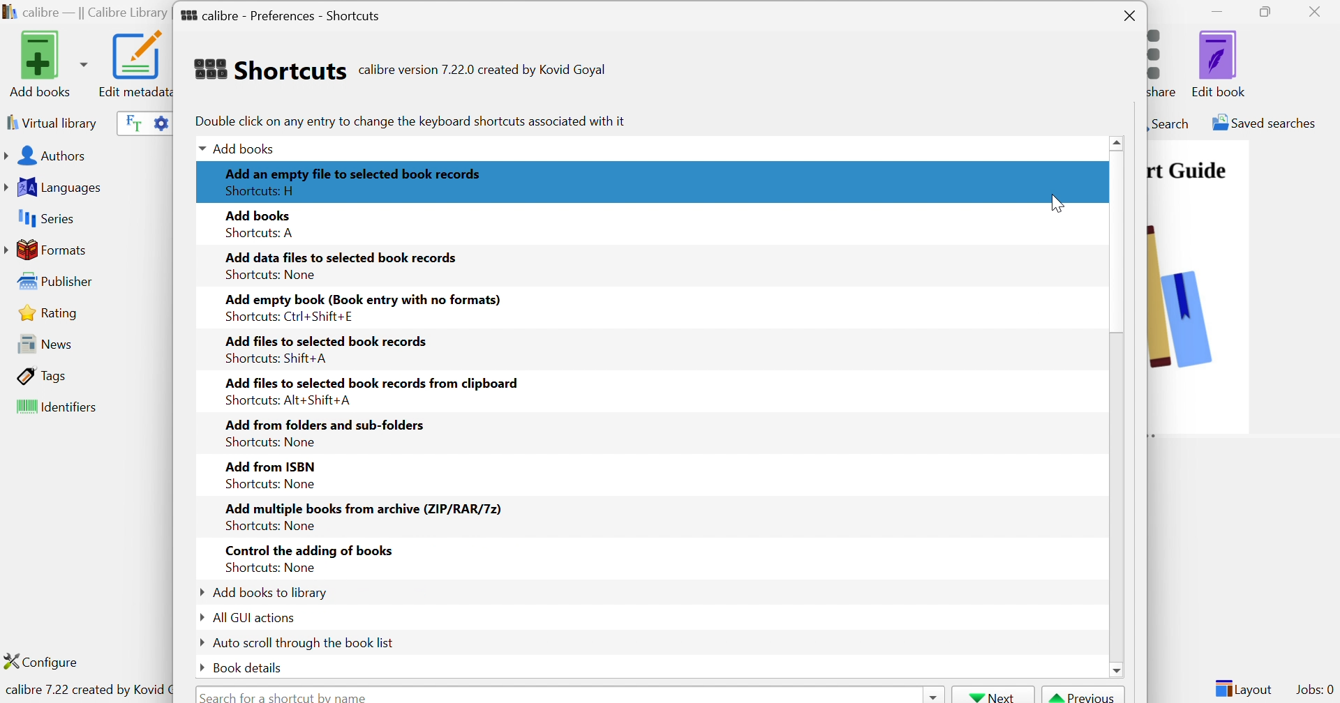 This screenshot has height=703, width=1340. What do you see at coordinates (50, 312) in the screenshot?
I see `Rating` at bounding box center [50, 312].